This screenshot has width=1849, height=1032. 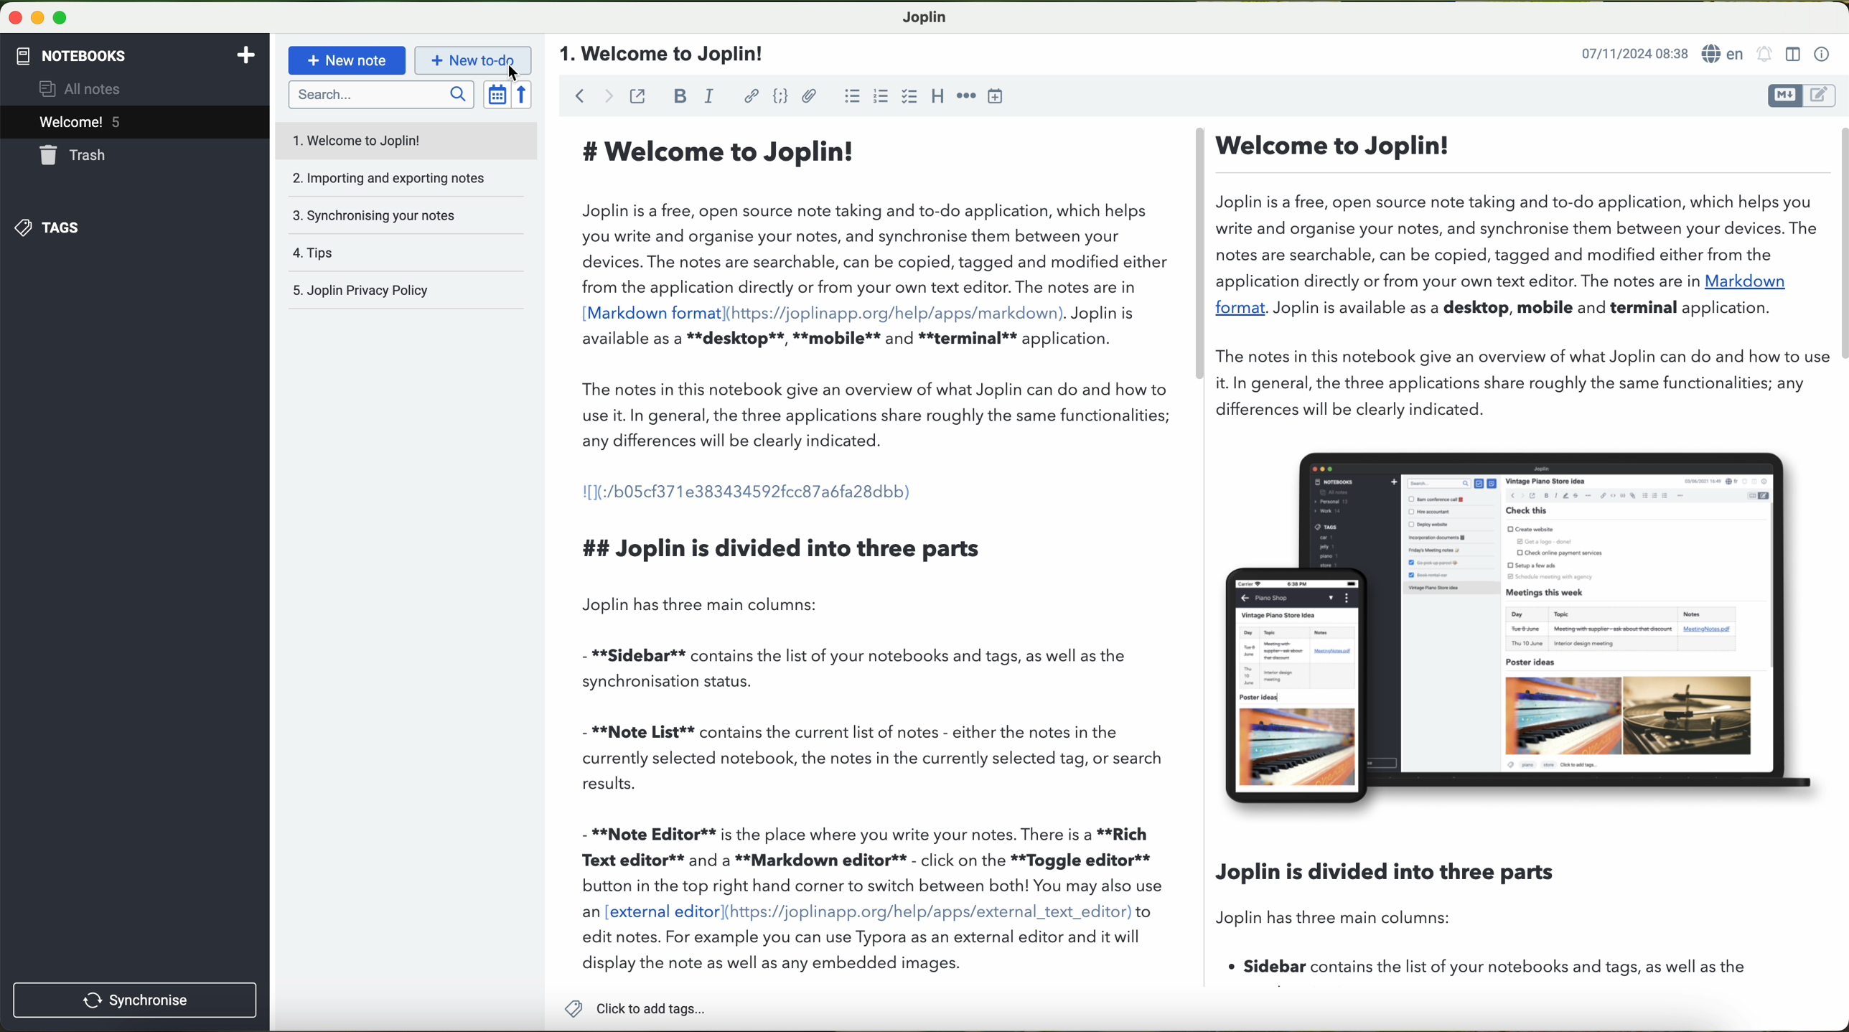 I want to click on workspace, so click(x=1201, y=552).